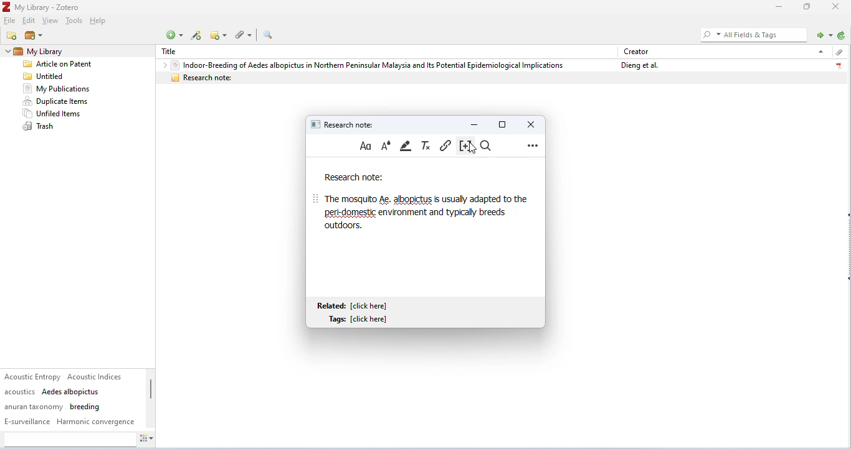  What do you see at coordinates (30, 21) in the screenshot?
I see `edit` at bounding box center [30, 21].